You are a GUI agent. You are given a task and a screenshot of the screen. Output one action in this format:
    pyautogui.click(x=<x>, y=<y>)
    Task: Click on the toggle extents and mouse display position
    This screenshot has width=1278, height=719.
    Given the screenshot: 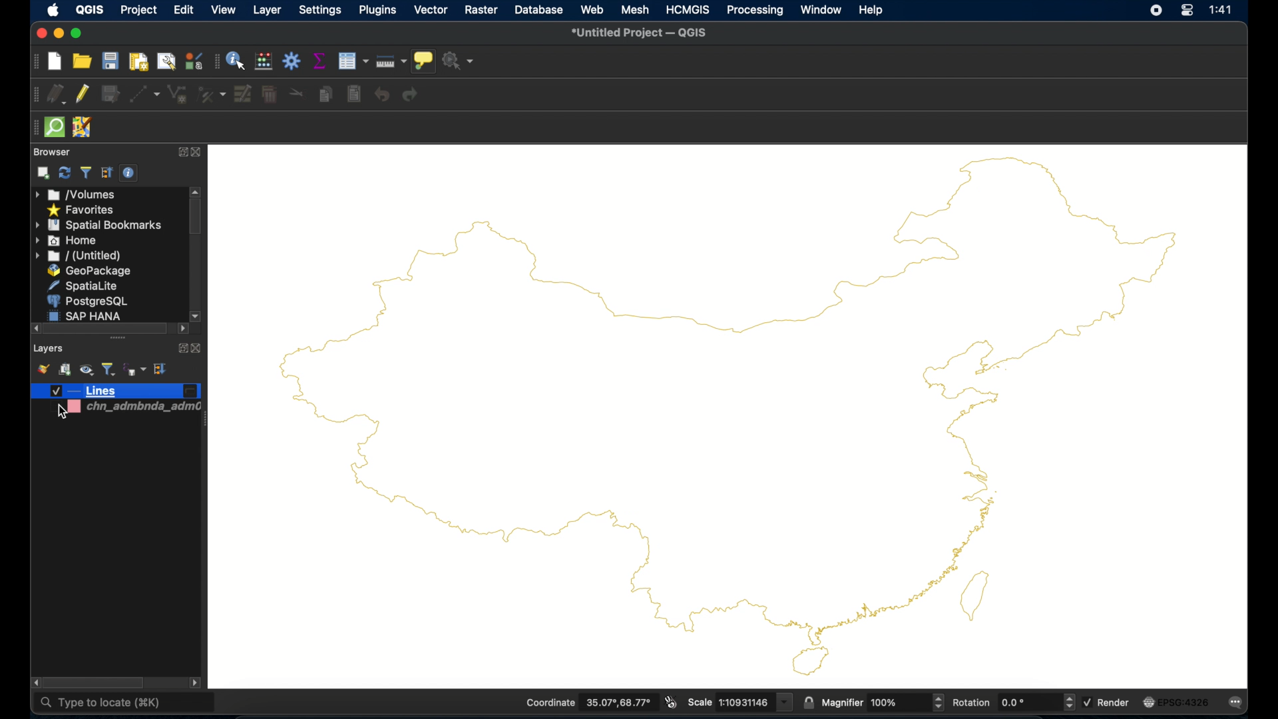 What is the action you would take?
    pyautogui.click(x=671, y=702)
    